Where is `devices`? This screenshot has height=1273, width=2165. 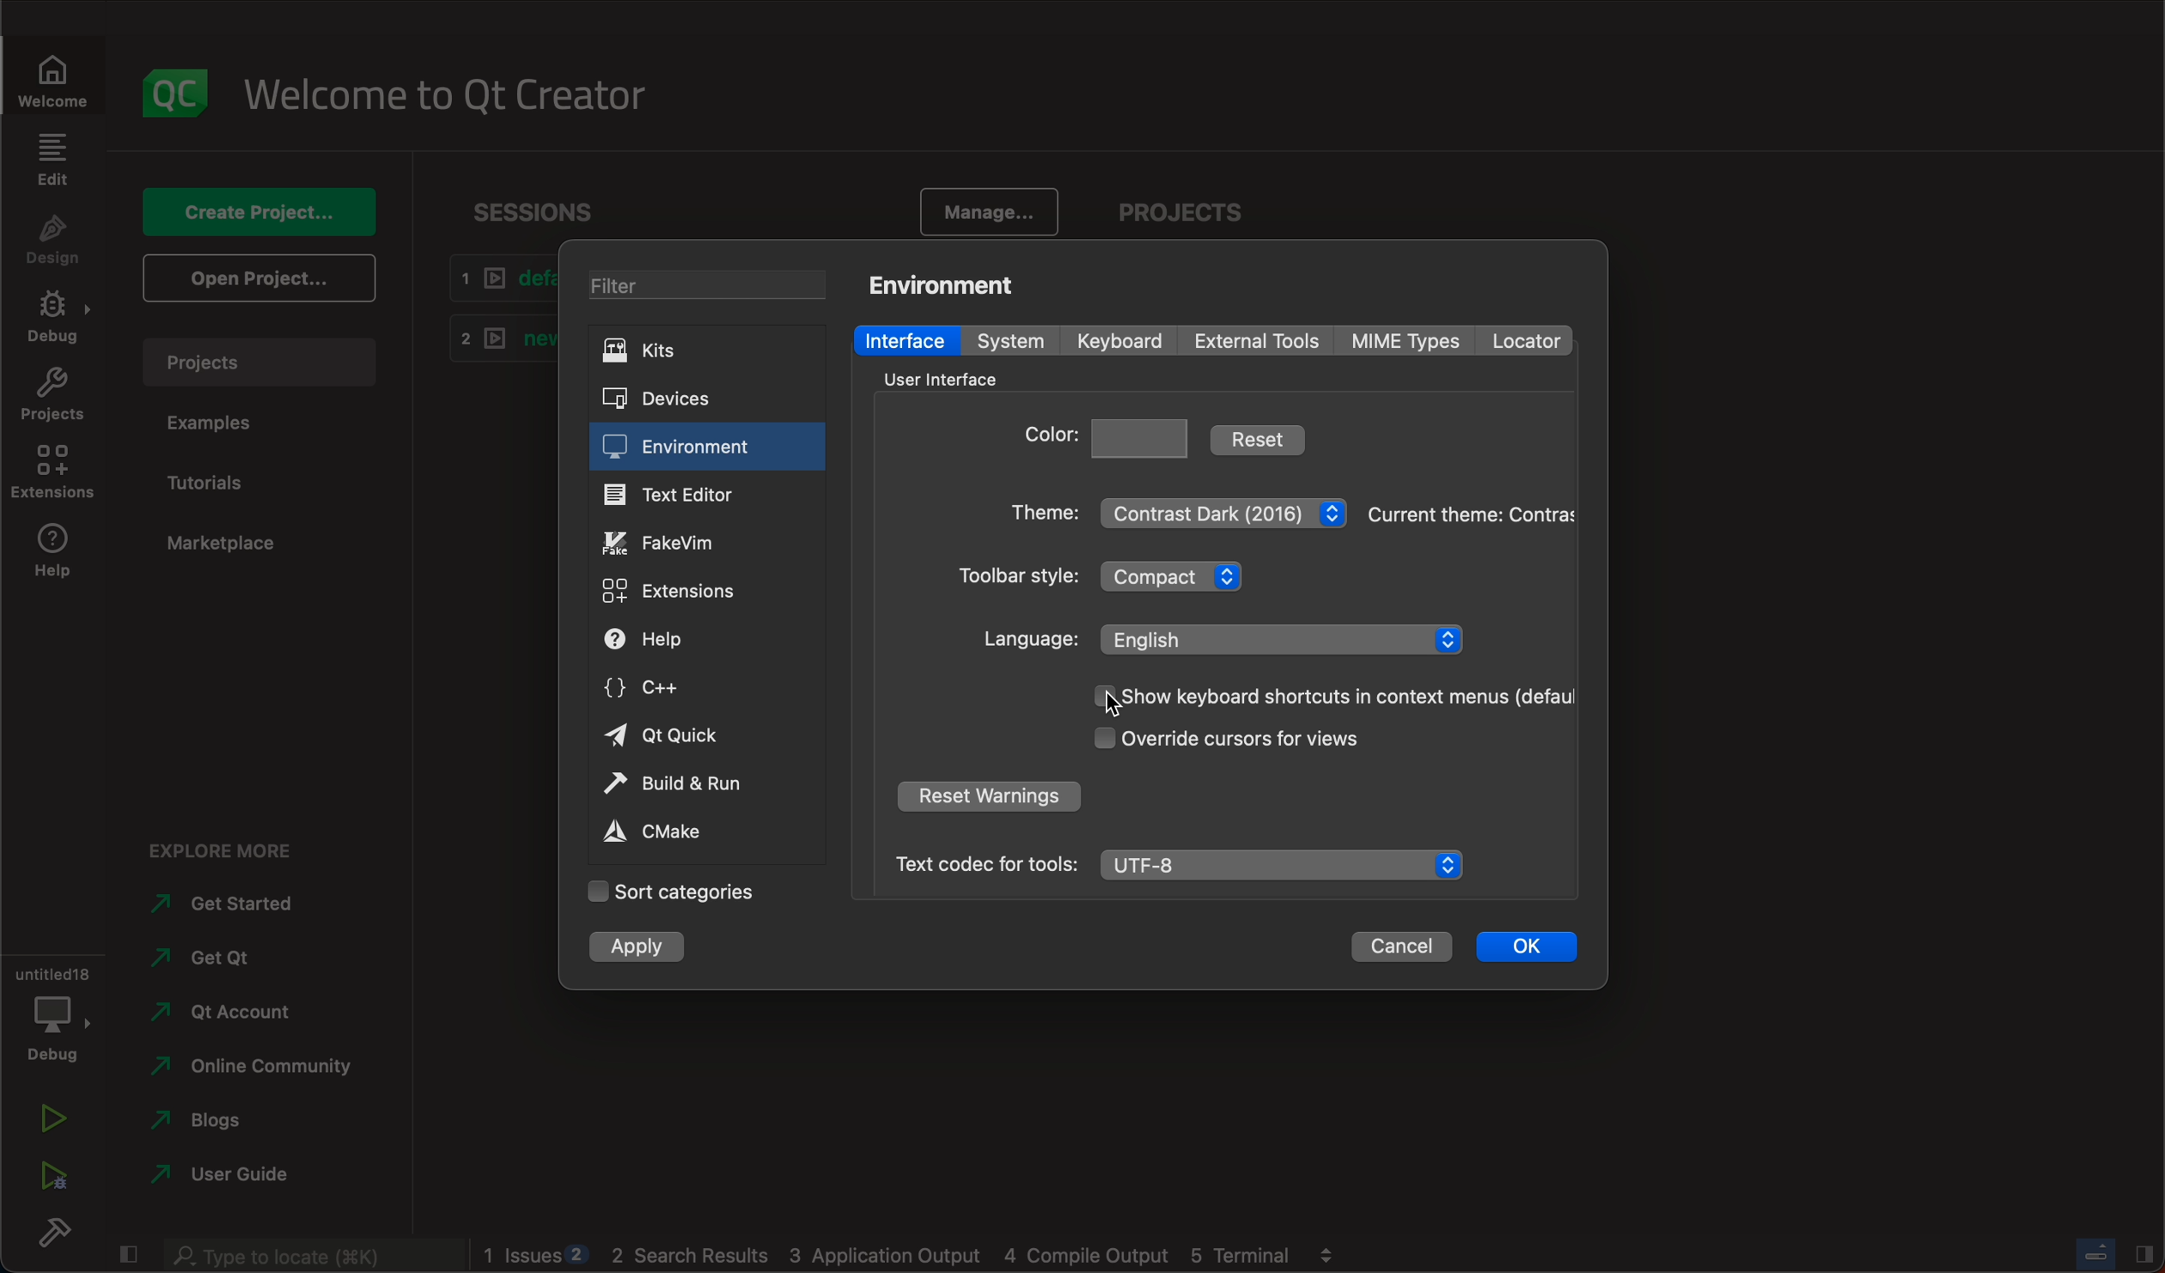
devices is located at coordinates (699, 400).